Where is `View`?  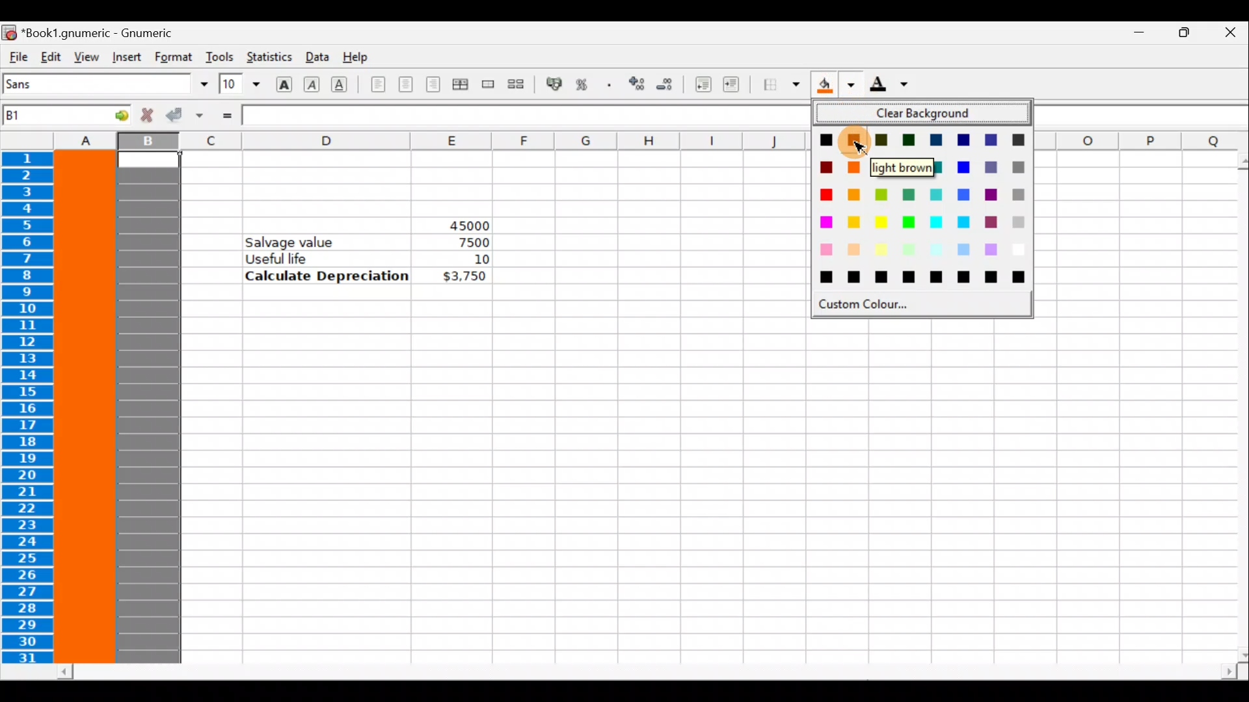 View is located at coordinates (83, 56).